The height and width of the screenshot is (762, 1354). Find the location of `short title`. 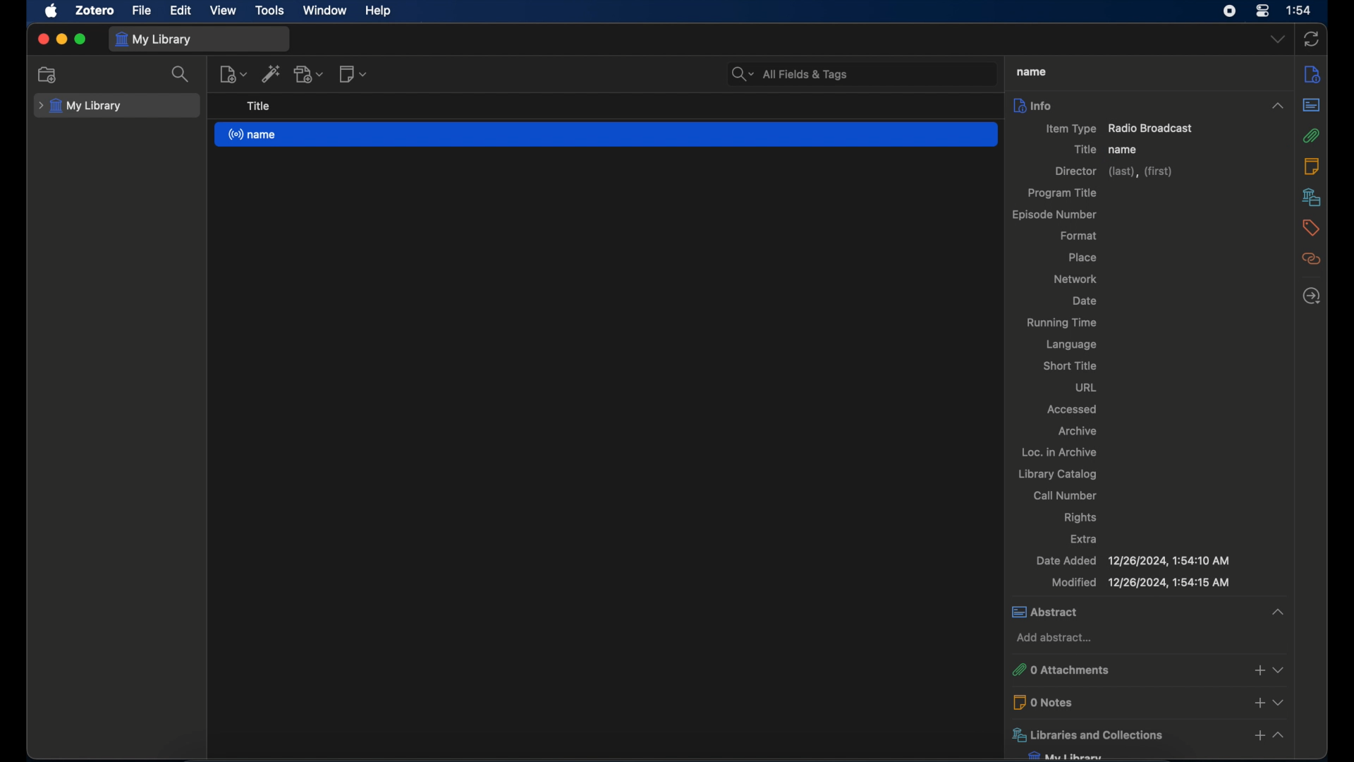

short title is located at coordinates (1070, 366).